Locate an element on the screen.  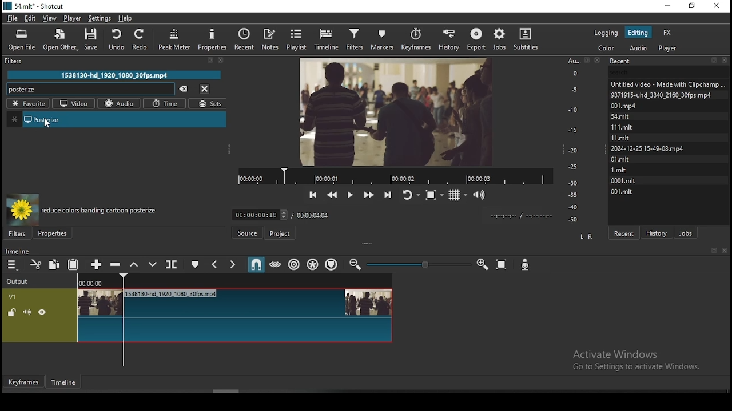
 is located at coordinates (249, 232).